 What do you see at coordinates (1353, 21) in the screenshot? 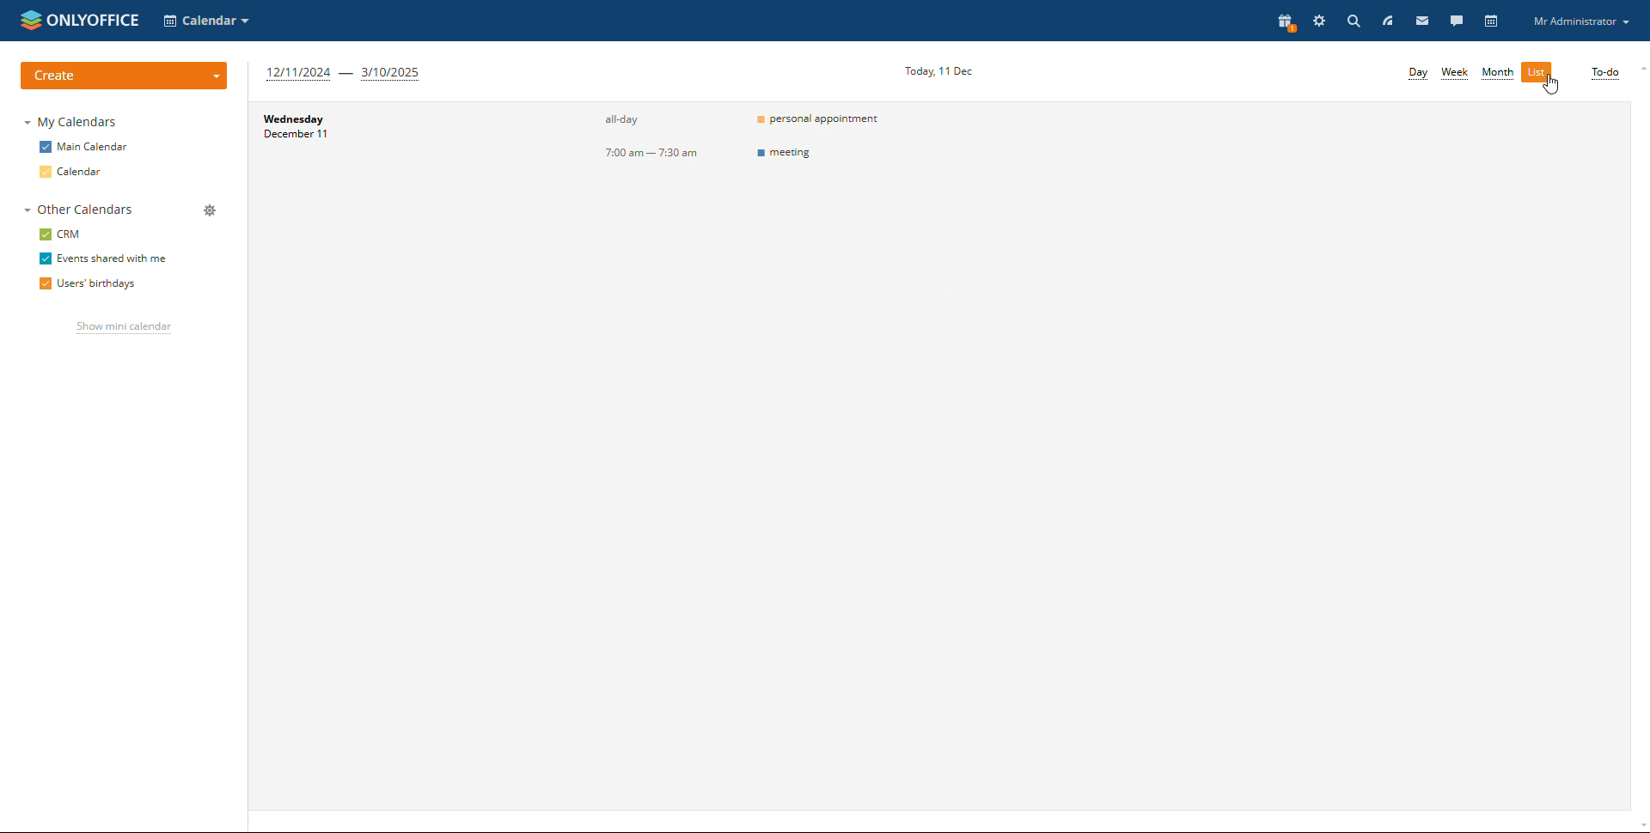
I see `search` at bounding box center [1353, 21].